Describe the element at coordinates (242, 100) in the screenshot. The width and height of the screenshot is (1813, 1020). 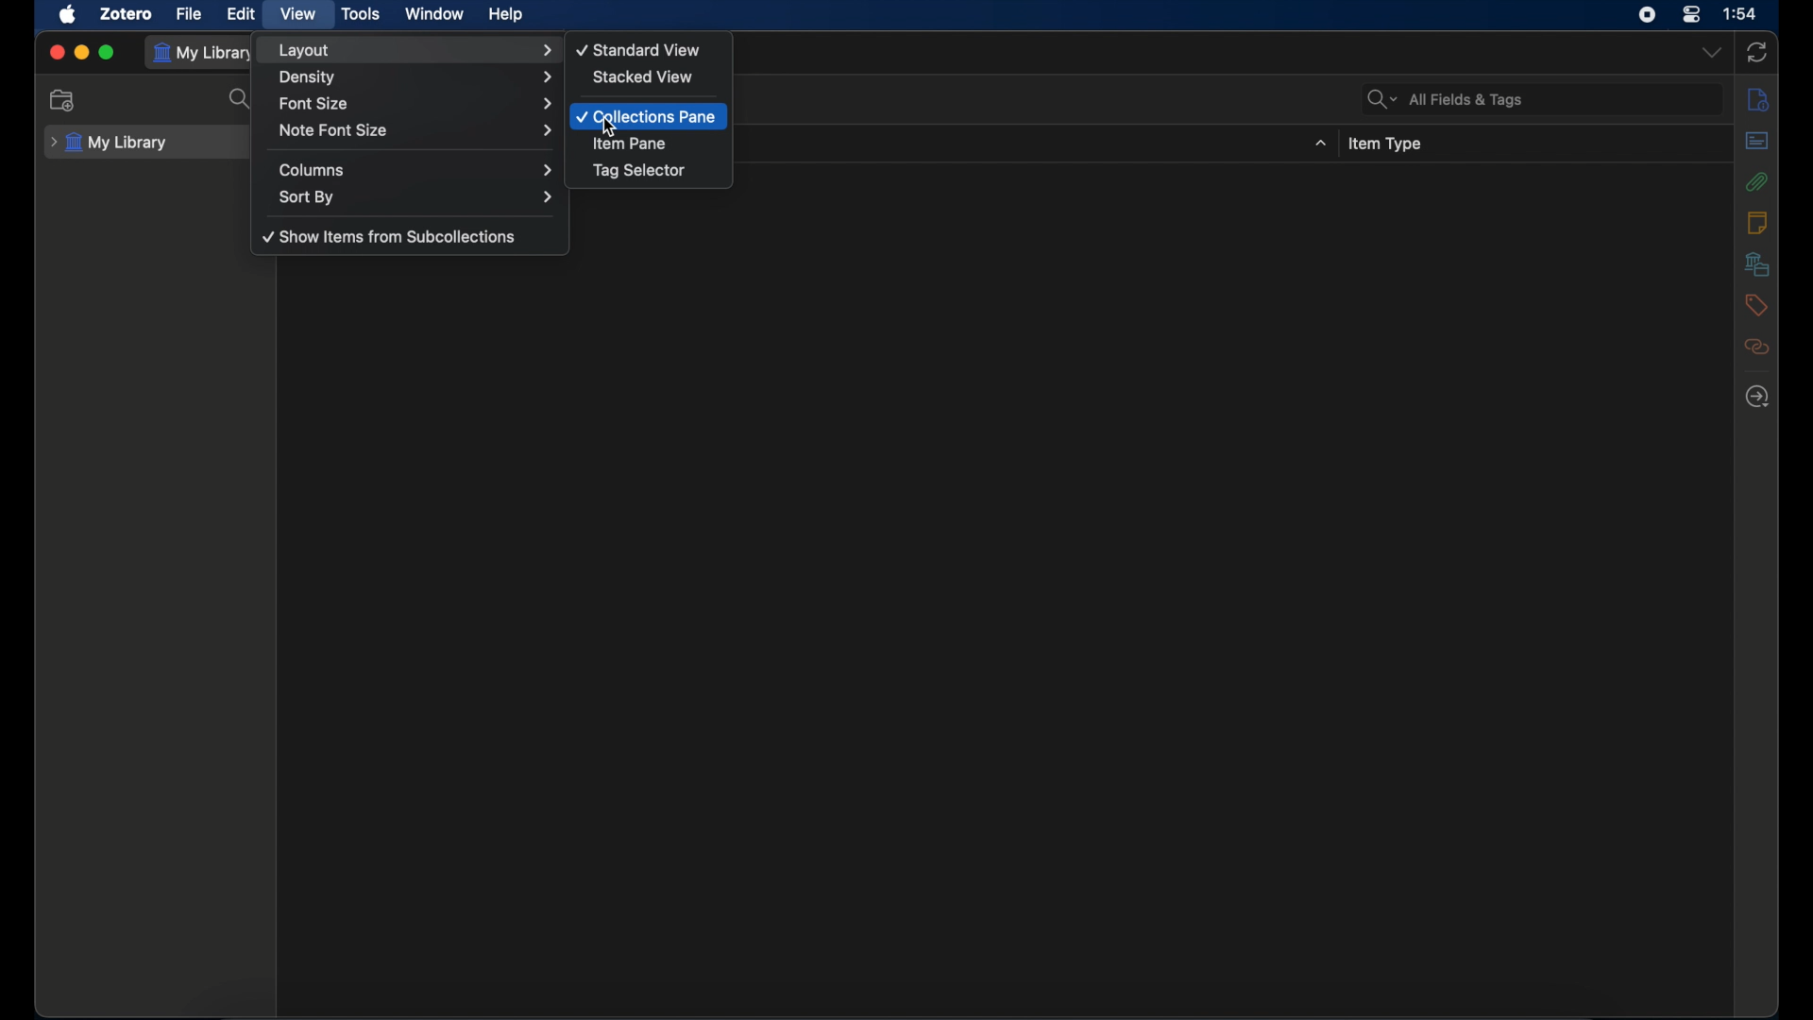
I see `search` at that location.